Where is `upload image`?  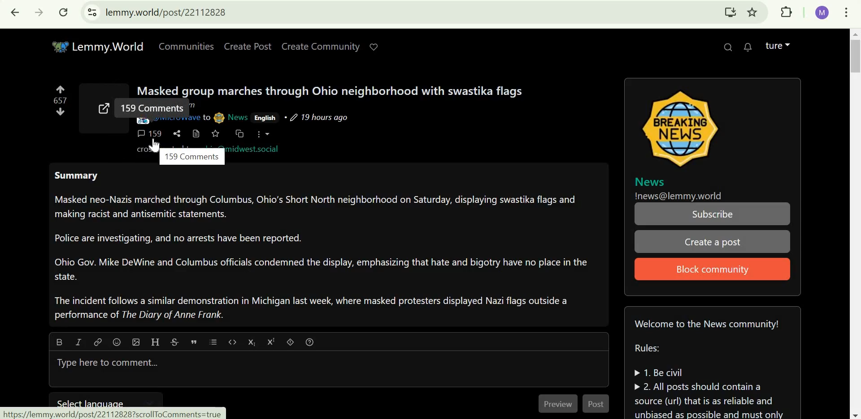
upload image is located at coordinates (135, 341).